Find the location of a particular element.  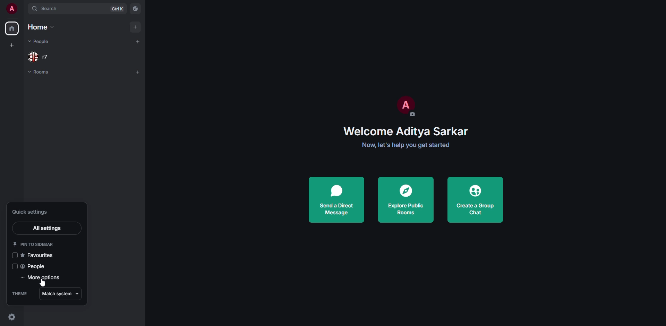

profile is located at coordinates (12, 9).